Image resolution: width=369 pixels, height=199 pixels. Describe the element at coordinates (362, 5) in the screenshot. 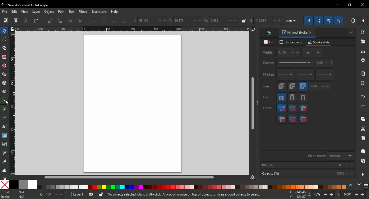

I see `close window` at that location.